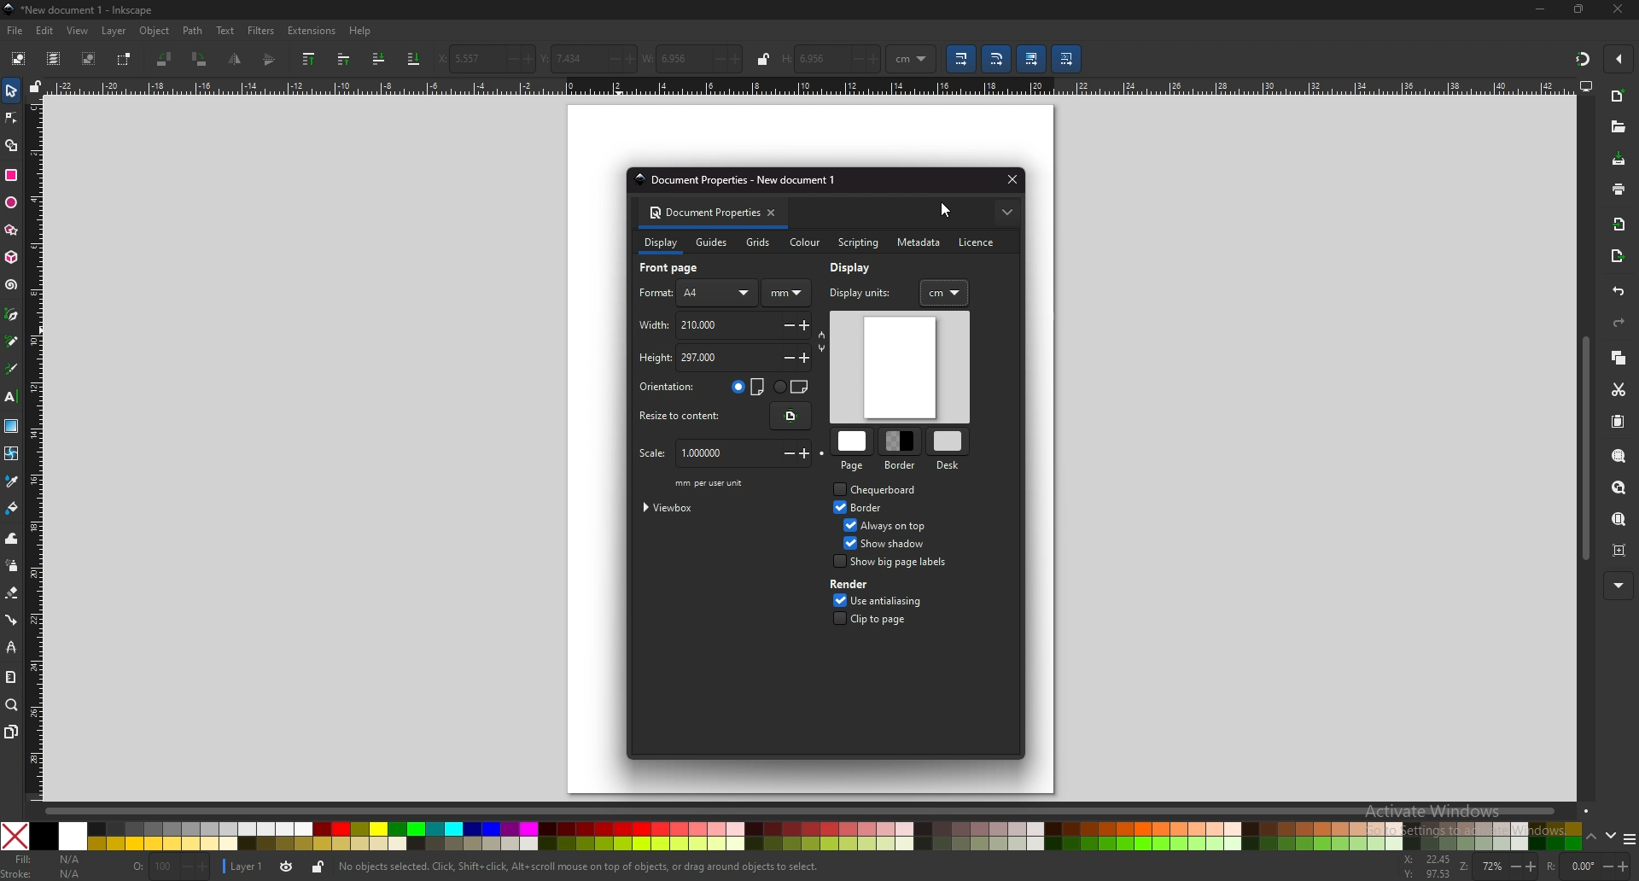 The height and width of the screenshot is (881, 1639). What do you see at coordinates (11, 619) in the screenshot?
I see `connector` at bounding box center [11, 619].